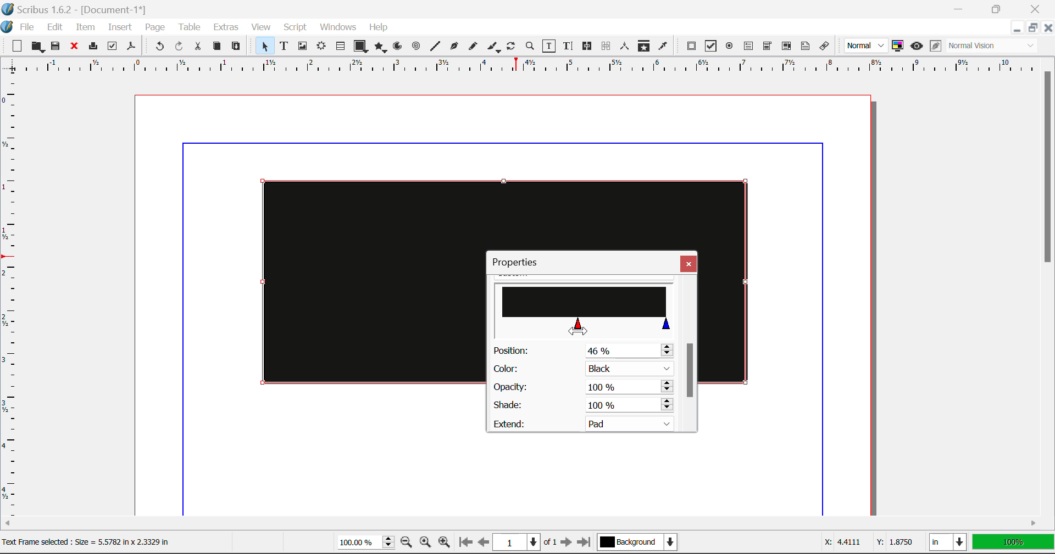 Image resolution: width=1055 pixels, height=554 pixels. Describe the element at coordinates (524, 263) in the screenshot. I see `Properties` at that location.